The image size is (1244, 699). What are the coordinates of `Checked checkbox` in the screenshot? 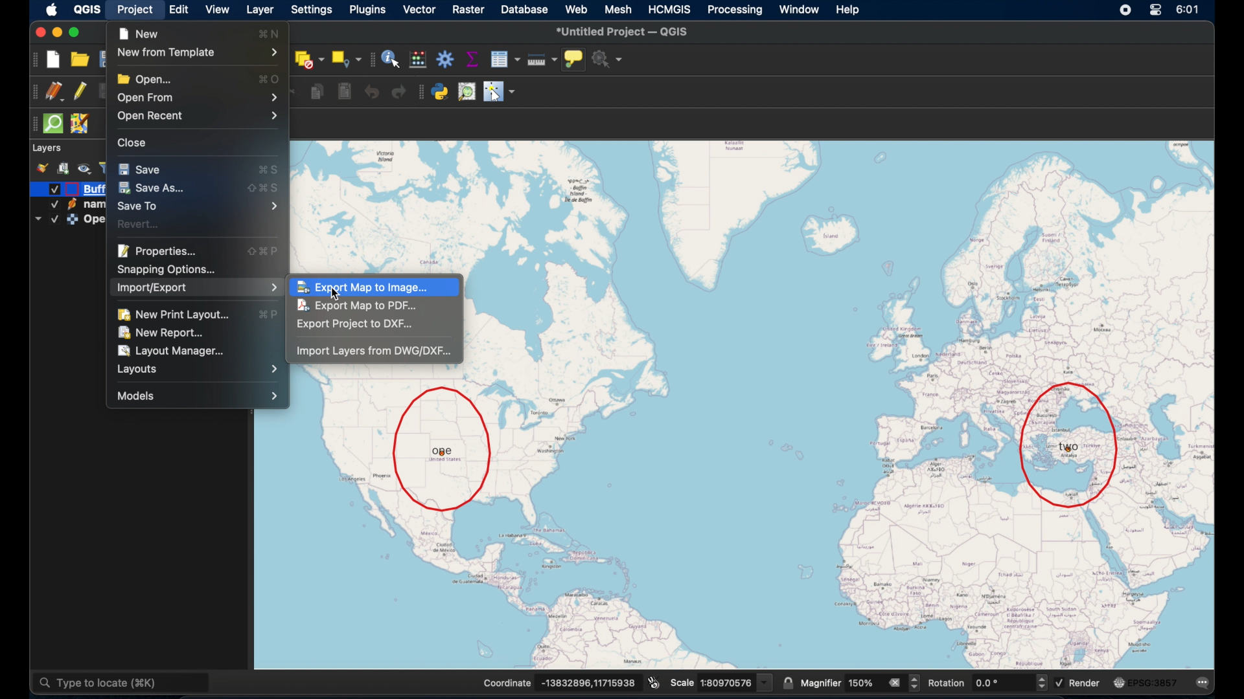 It's located at (52, 205).